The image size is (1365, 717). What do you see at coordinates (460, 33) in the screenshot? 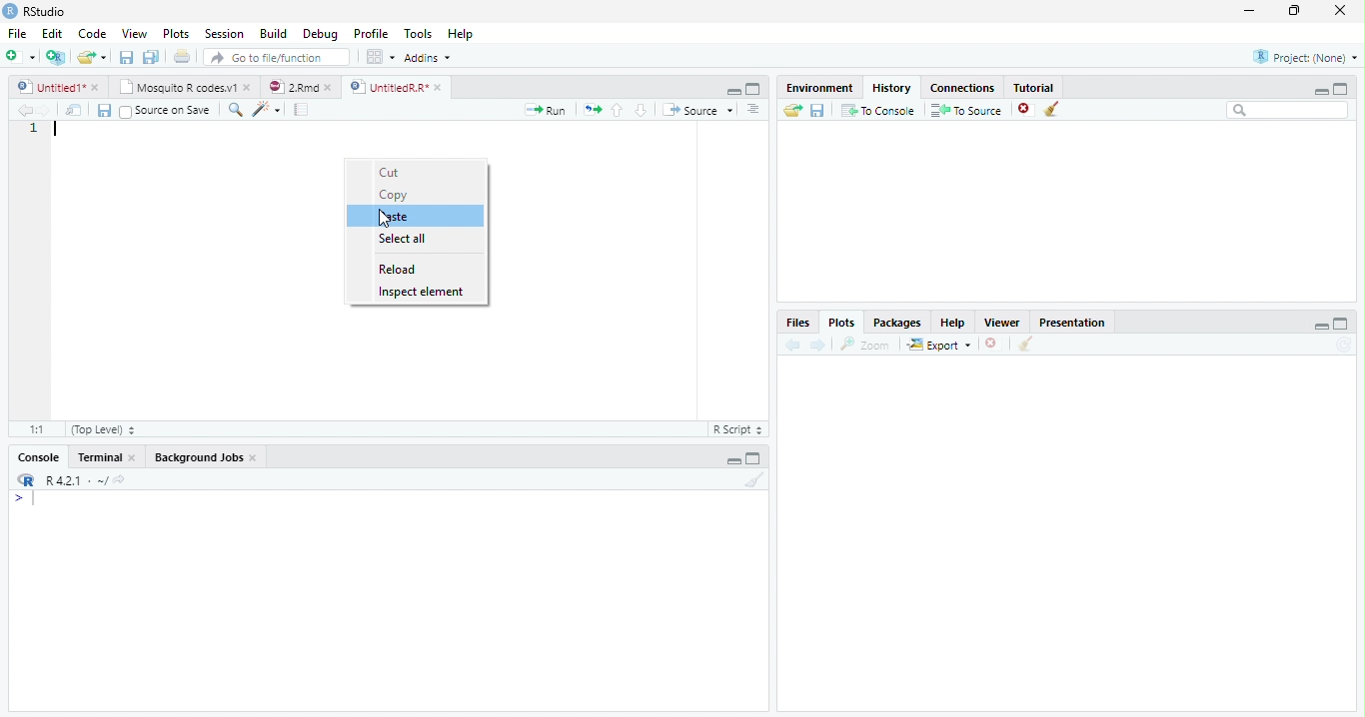
I see `Help` at bounding box center [460, 33].